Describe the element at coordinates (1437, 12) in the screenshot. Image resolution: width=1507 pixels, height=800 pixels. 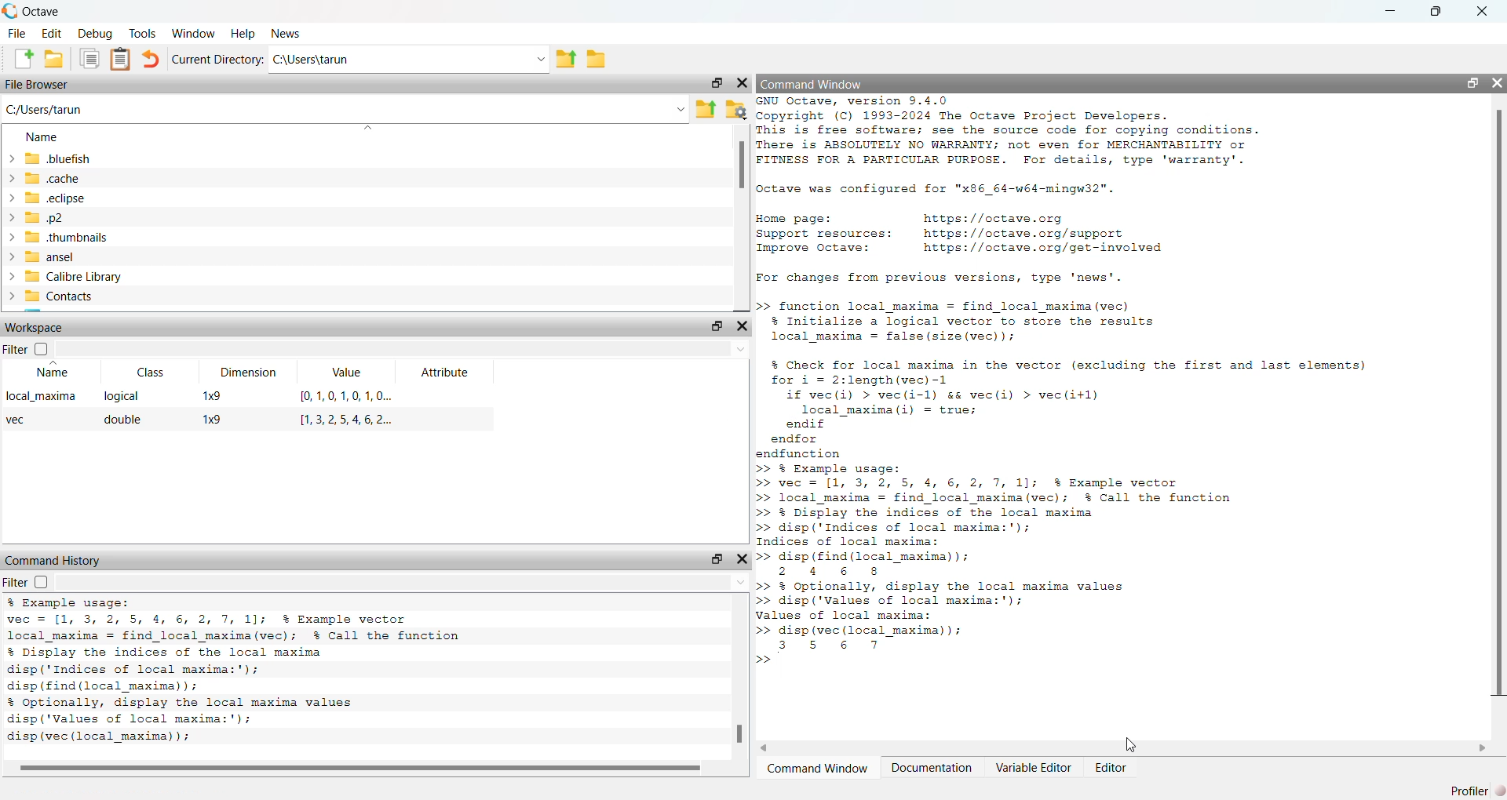
I see `restore` at that location.